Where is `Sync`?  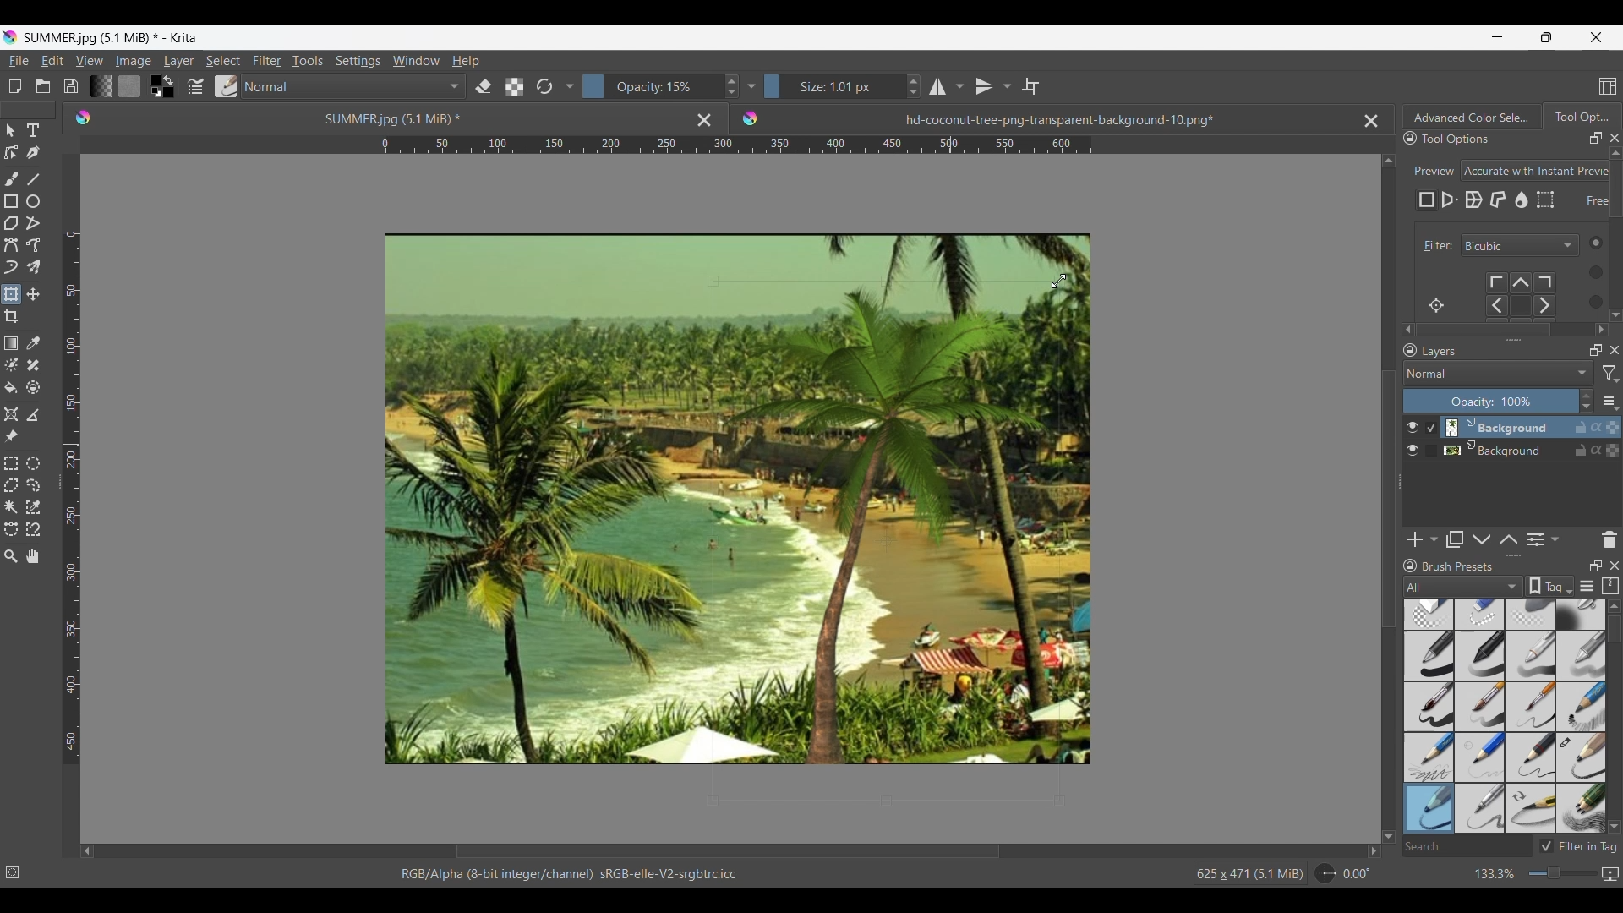
Sync is located at coordinates (1598, 427).